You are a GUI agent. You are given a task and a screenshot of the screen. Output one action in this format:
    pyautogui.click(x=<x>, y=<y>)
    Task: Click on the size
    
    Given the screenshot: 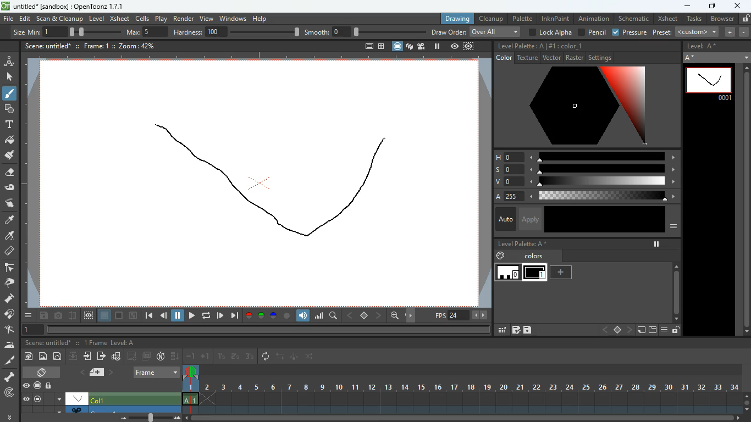 What is the action you would take?
    pyautogui.click(x=134, y=316)
    